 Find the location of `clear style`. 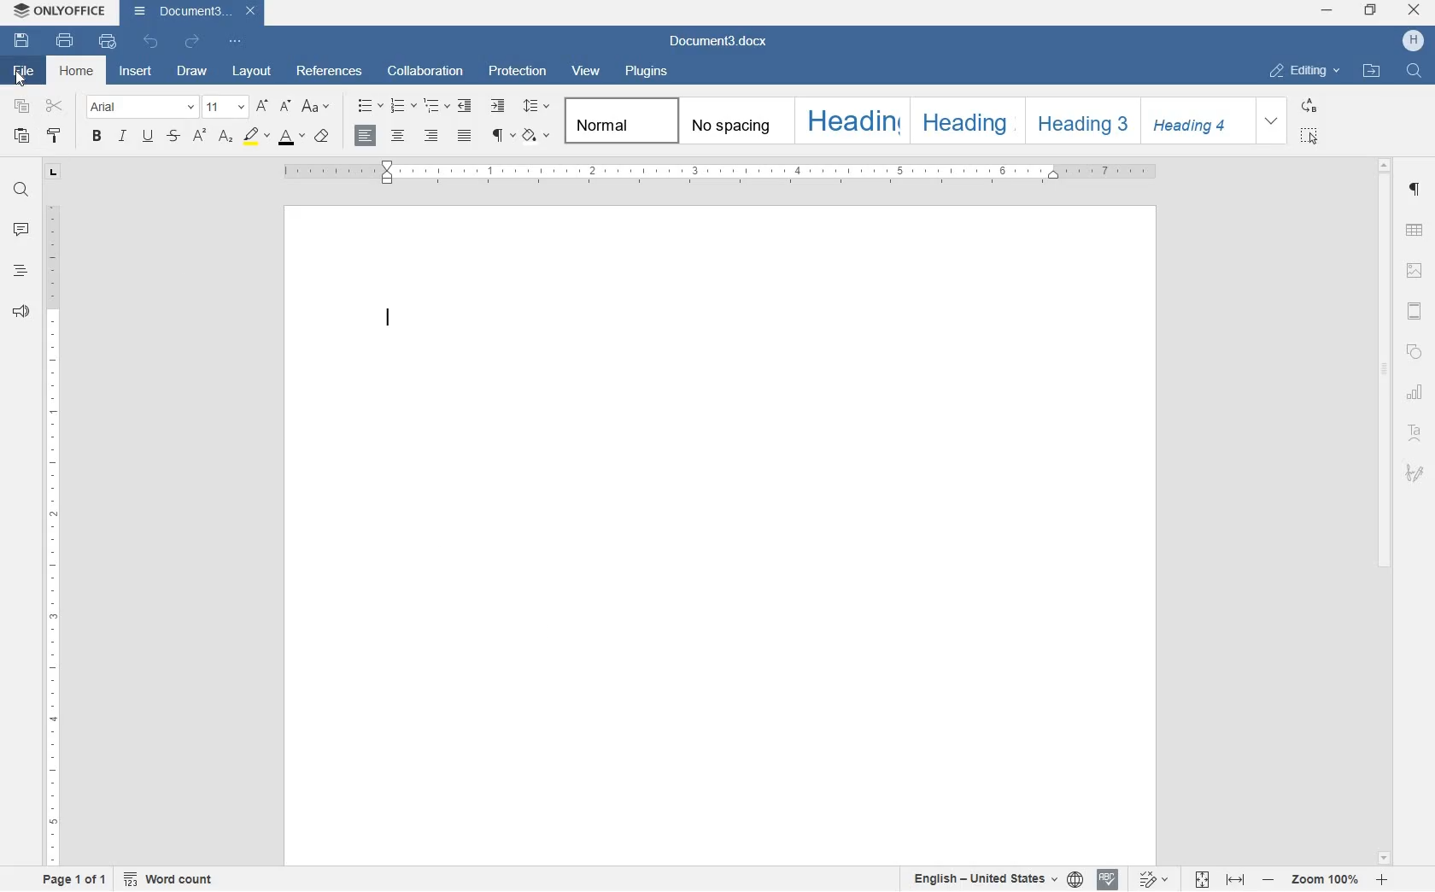

clear style is located at coordinates (323, 136).